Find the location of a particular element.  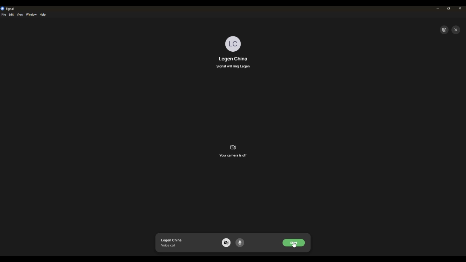

help is located at coordinates (44, 15).